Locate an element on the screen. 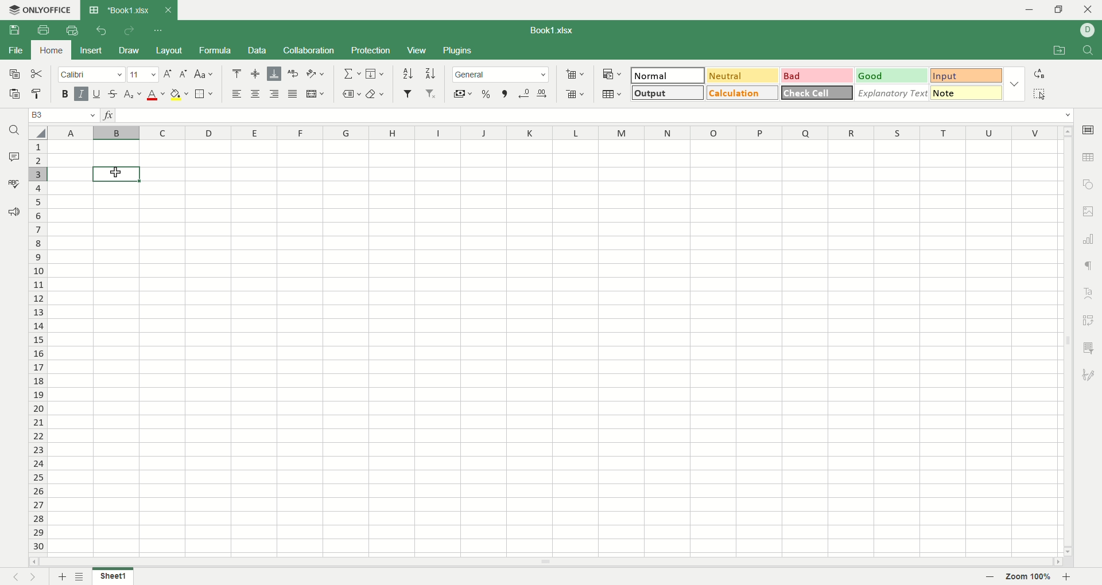 Image resolution: width=1102 pixels, height=585 pixels. pivot settings is located at coordinates (1091, 319).